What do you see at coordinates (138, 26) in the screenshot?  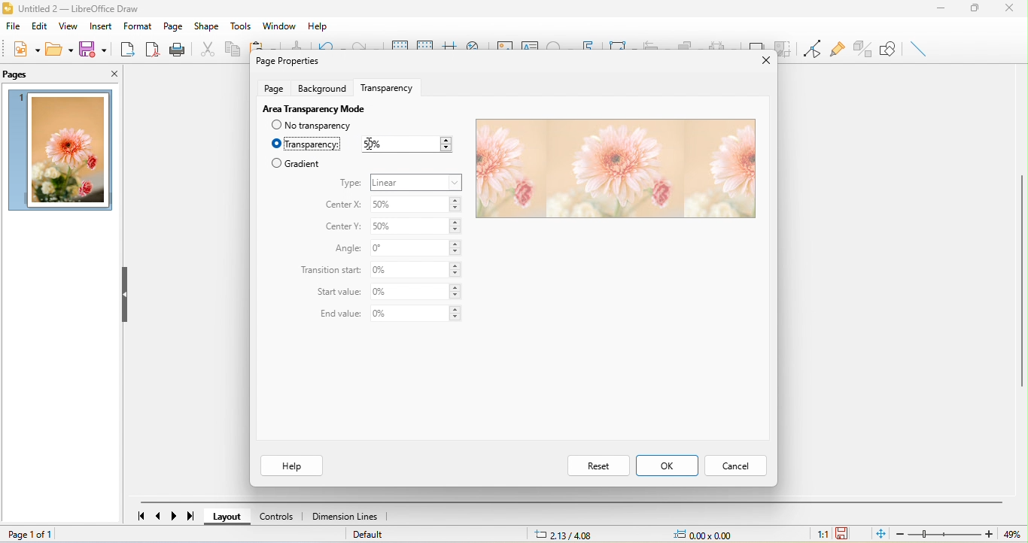 I see `format` at bounding box center [138, 26].